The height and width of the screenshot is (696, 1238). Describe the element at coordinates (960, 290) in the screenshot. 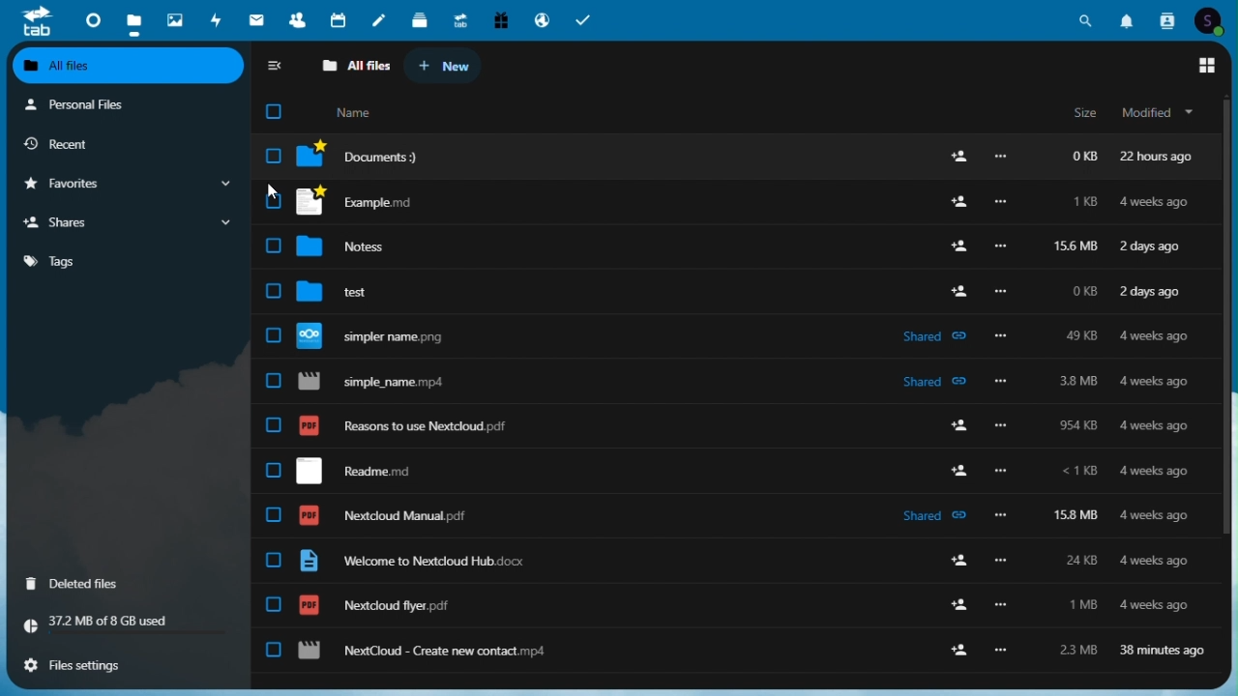

I see `add user` at that location.